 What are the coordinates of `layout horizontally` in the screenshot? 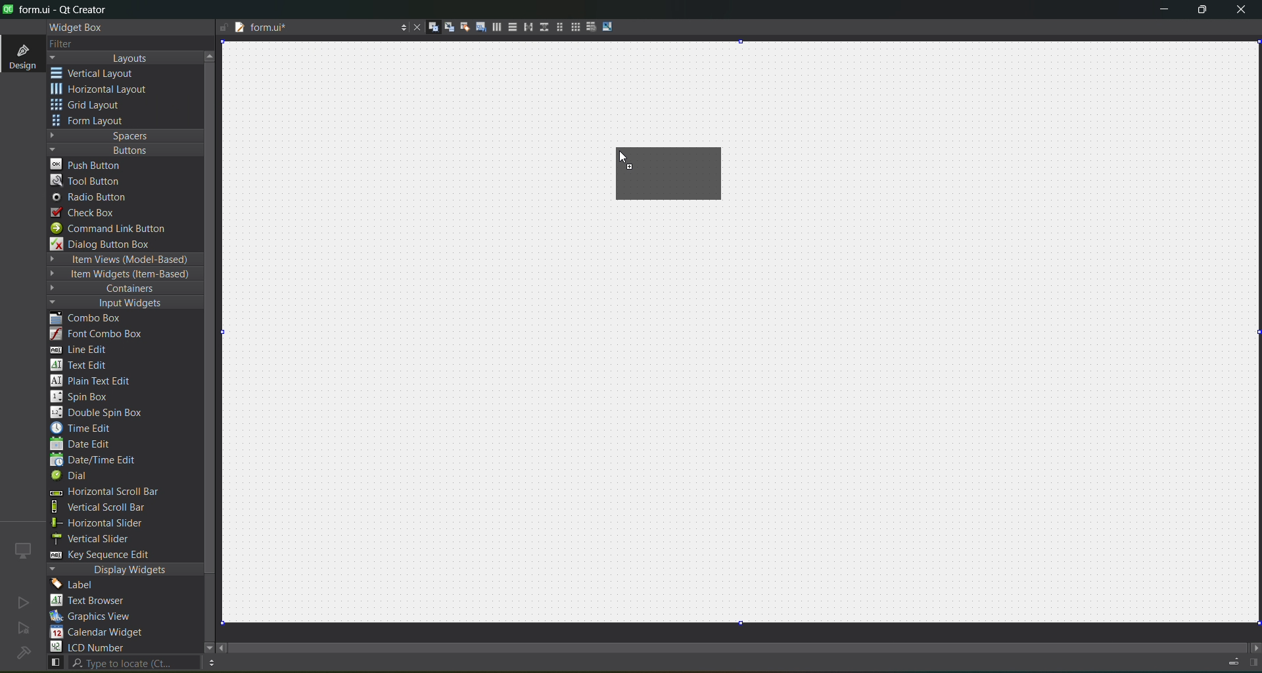 It's located at (492, 29).